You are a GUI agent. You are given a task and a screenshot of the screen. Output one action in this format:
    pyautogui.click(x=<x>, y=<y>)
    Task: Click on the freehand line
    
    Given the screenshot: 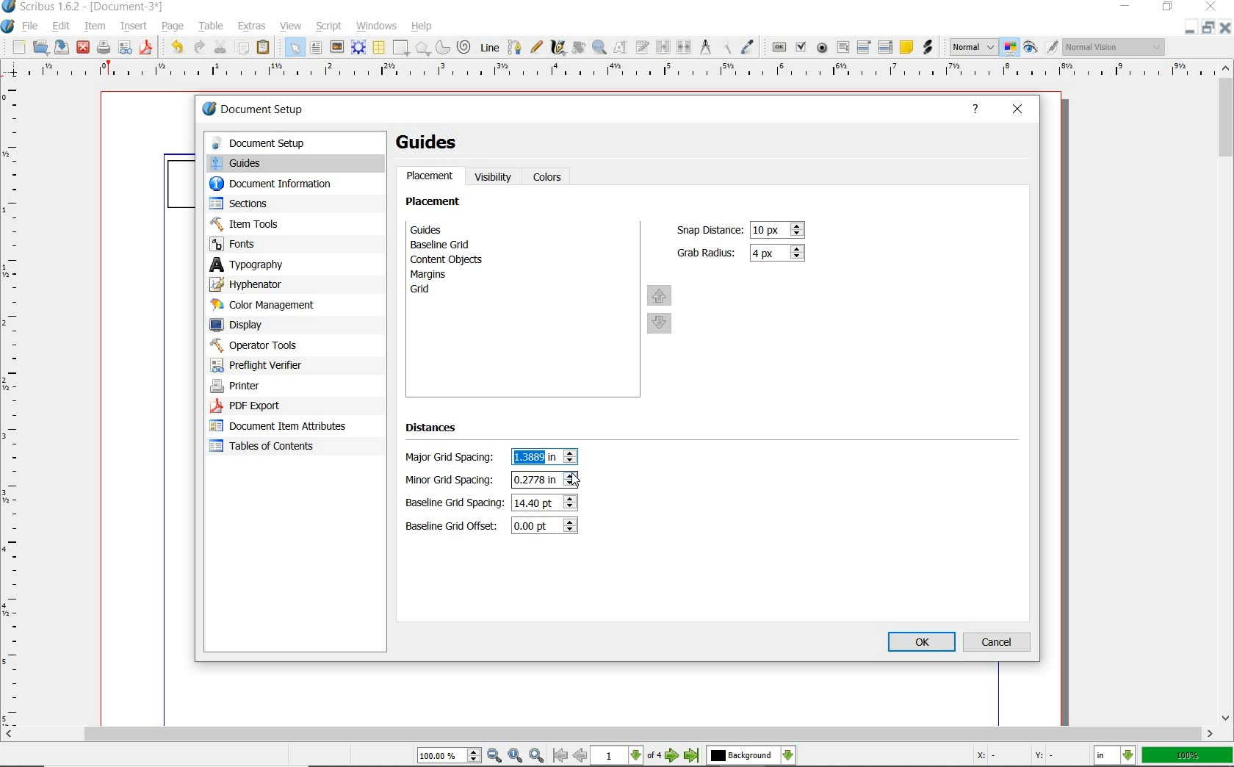 What is the action you would take?
    pyautogui.click(x=537, y=48)
    